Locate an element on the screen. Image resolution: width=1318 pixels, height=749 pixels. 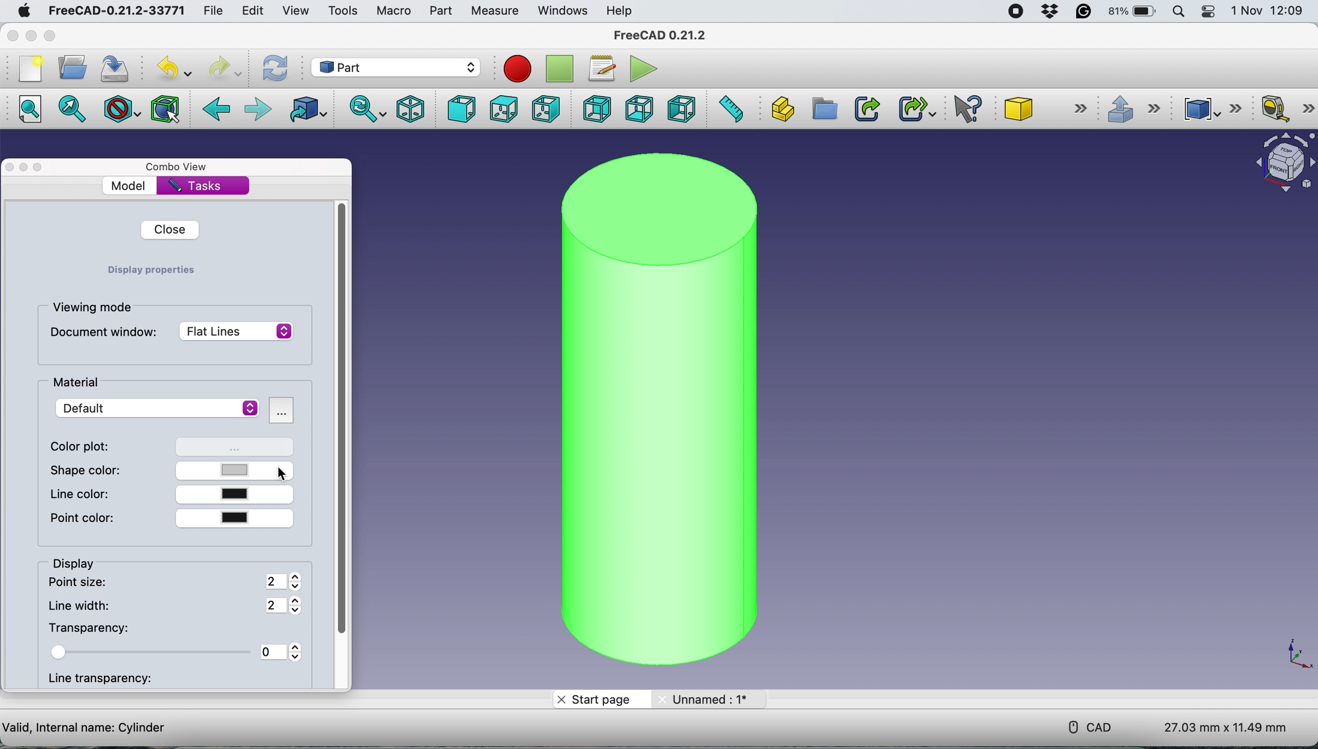
windows is located at coordinates (564, 12).